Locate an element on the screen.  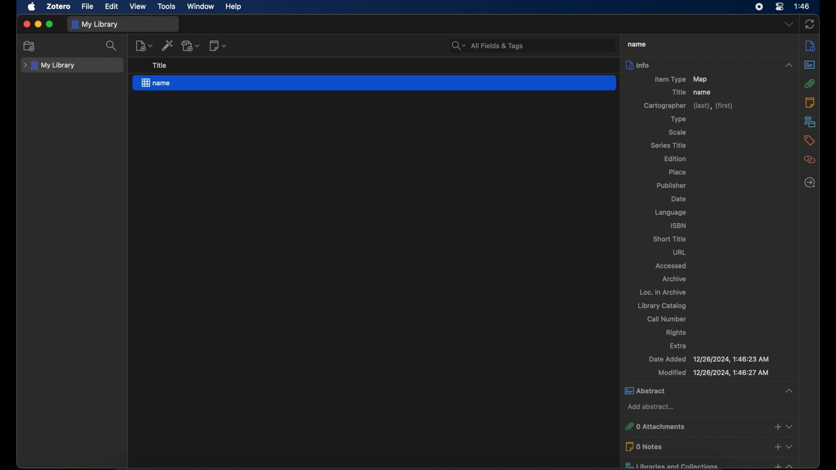
edition is located at coordinates (676, 158).